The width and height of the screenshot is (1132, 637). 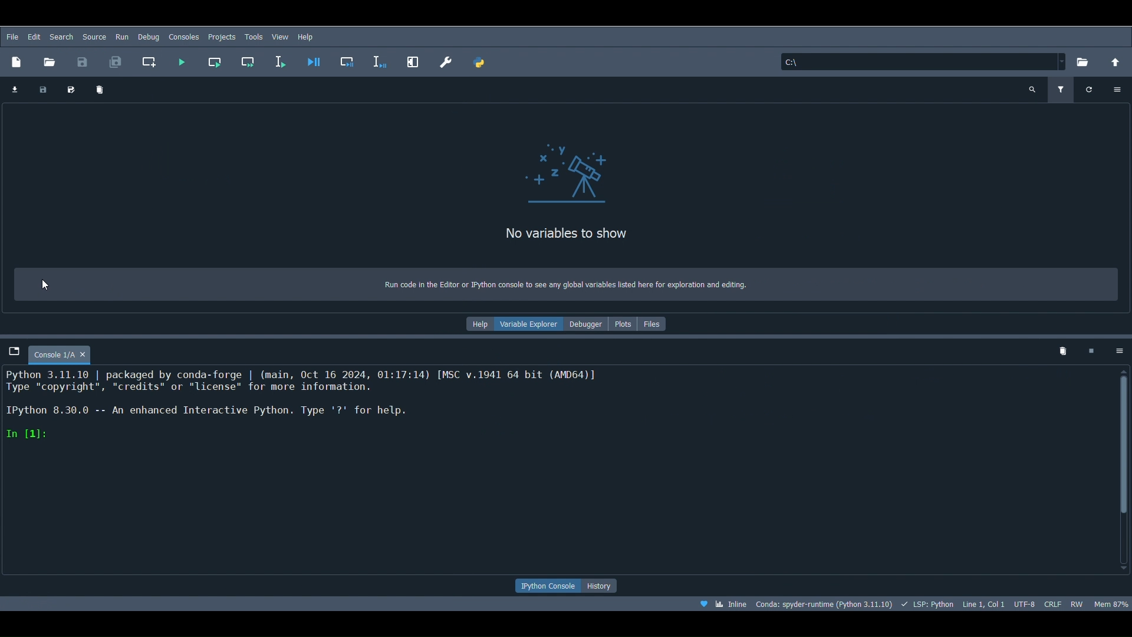 I want to click on Version, so click(x=824, y=604).